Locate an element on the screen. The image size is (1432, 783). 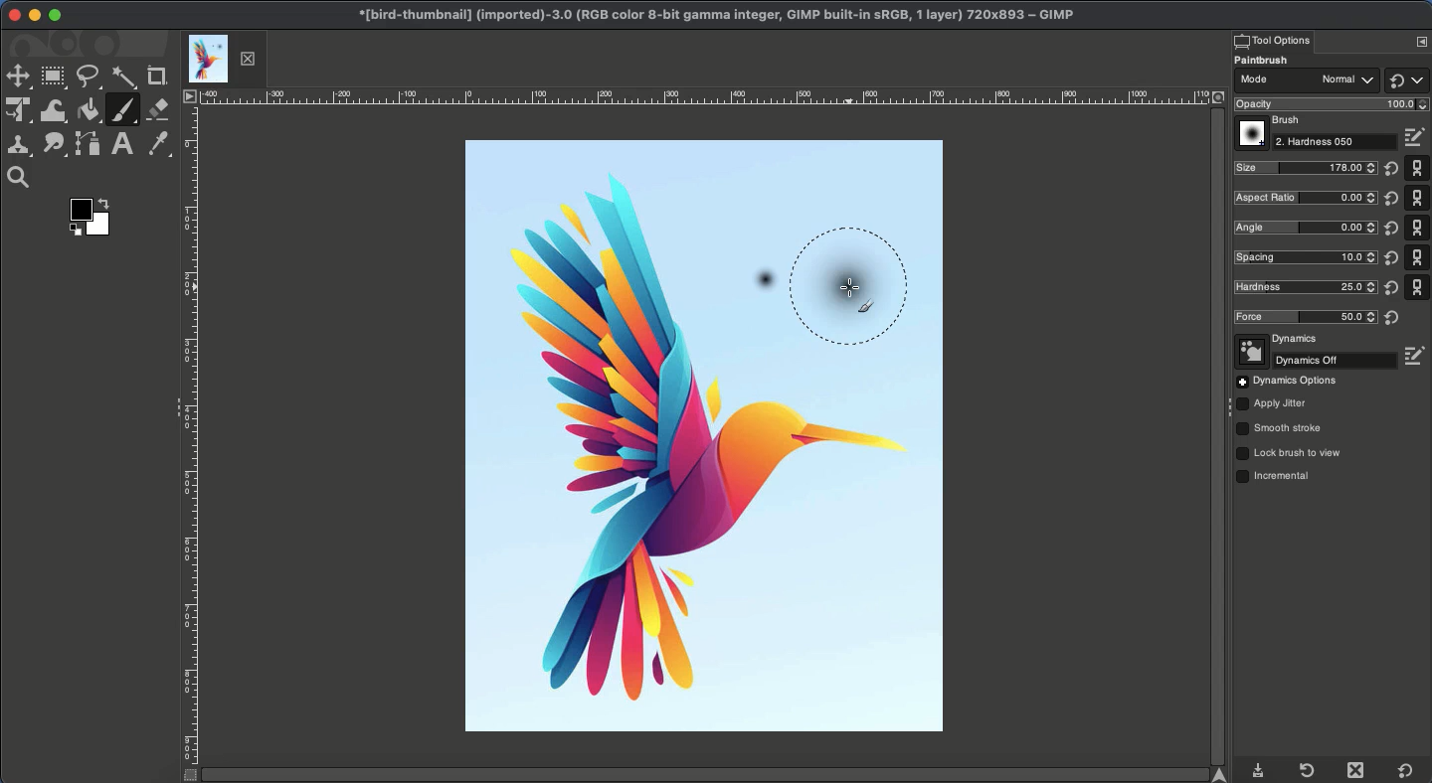
Default is located at coordinates (1418, 227).